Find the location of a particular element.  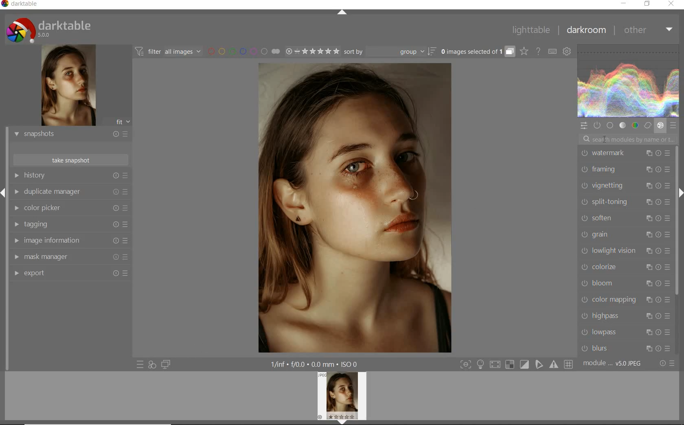

filter by image color is located at coordinates (243, 52).